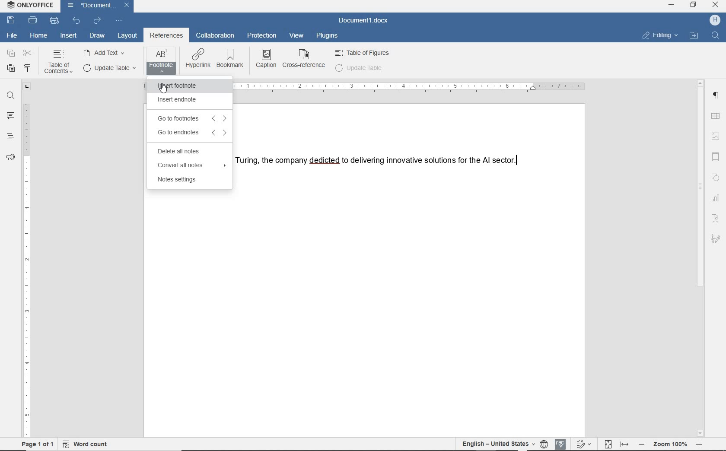  I want to click on customize quick access toolbar, so click(118, 21).